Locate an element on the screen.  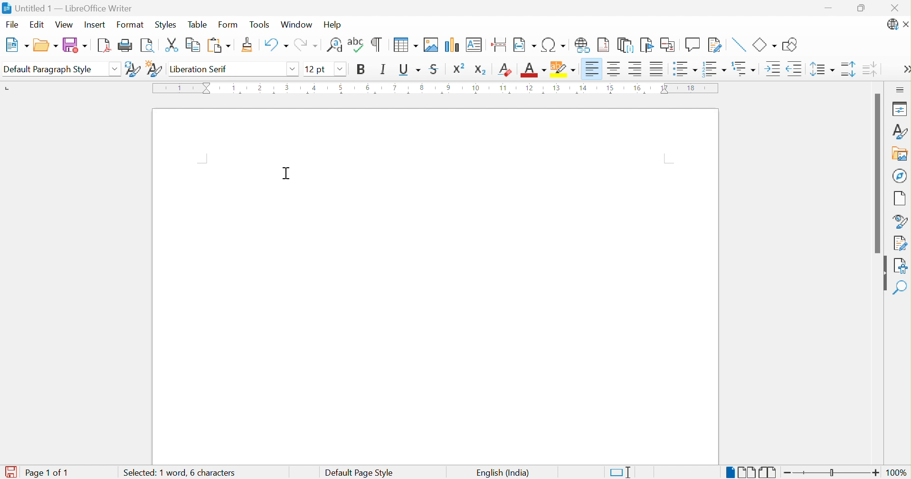
Slider is located at coordinates (834, 473).